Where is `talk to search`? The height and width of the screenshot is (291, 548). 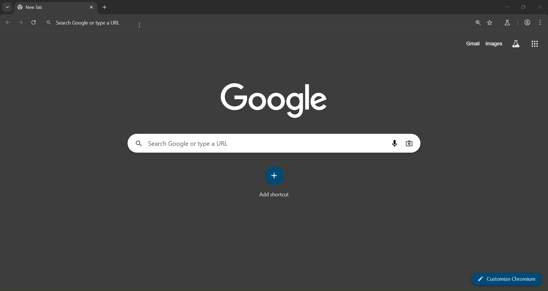 talk to search is located at coordinates (396, 143).